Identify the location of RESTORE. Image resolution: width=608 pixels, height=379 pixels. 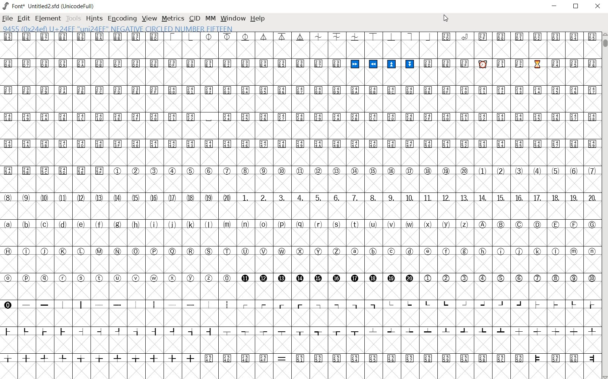
(576, 6).